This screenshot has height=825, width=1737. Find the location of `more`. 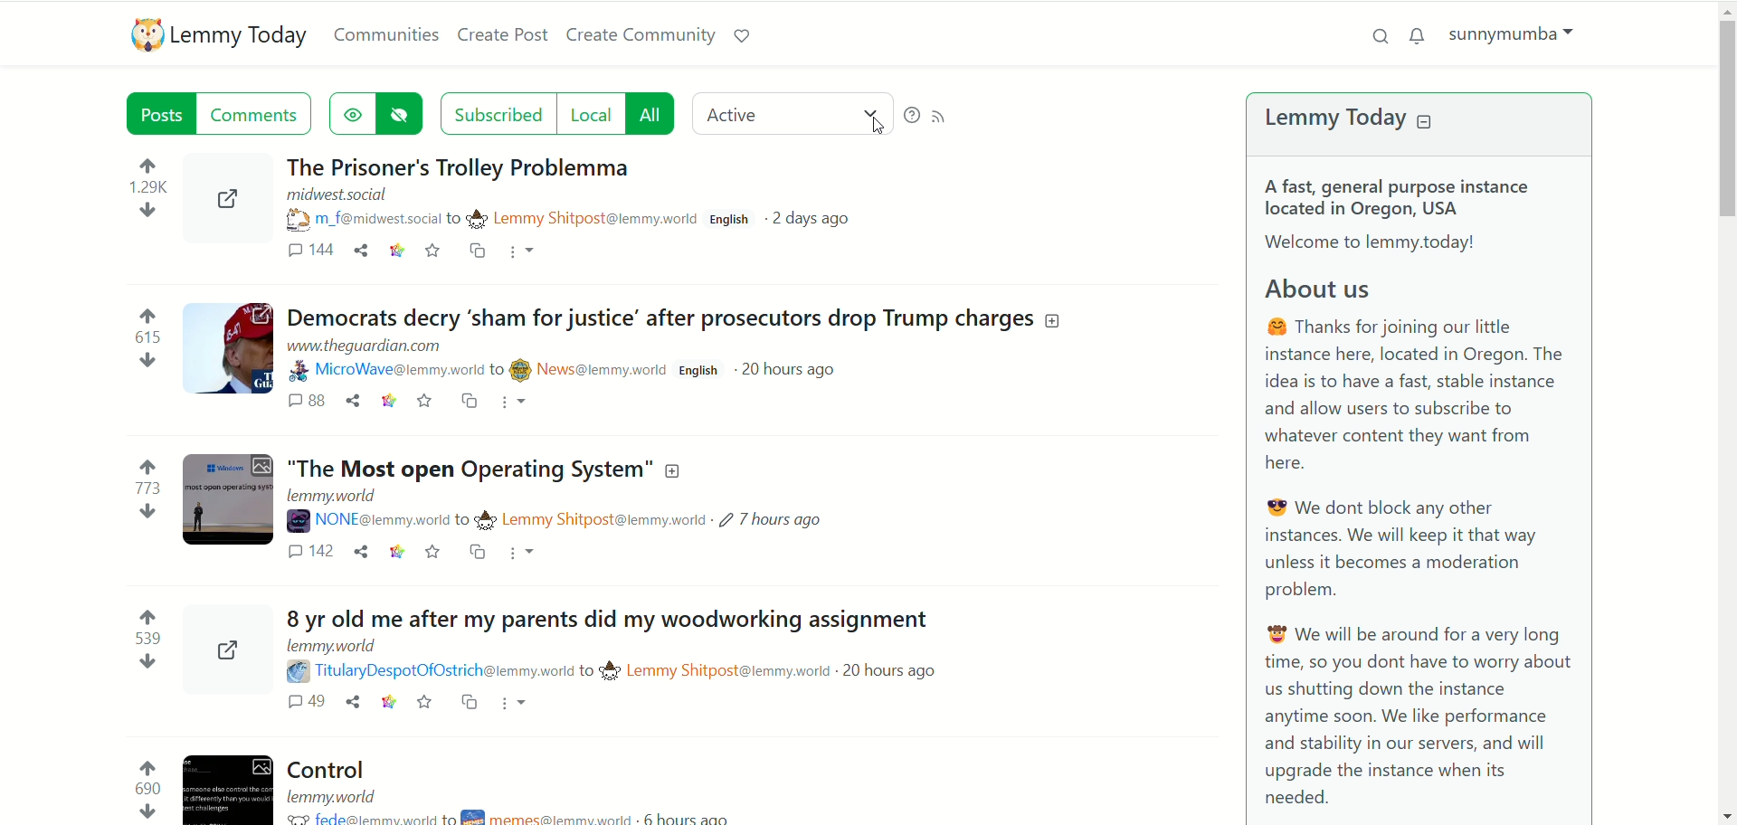

more is located at coordinates (526, 253).